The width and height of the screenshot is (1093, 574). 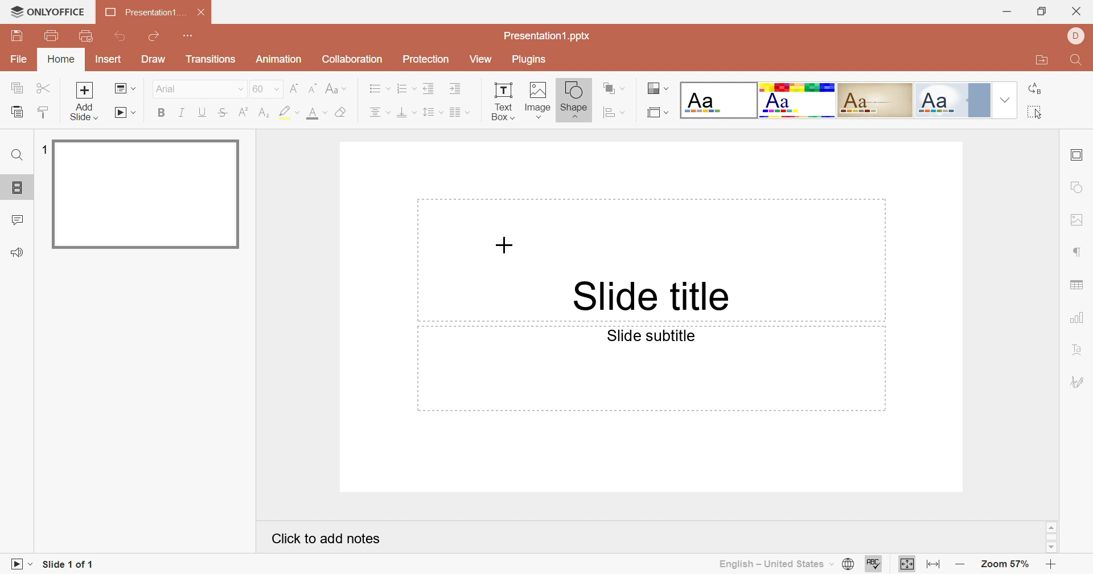 What do you see at coordinates (88, 36) in the screenshot?
I see `Quick print` at bounding box center [88, 36].